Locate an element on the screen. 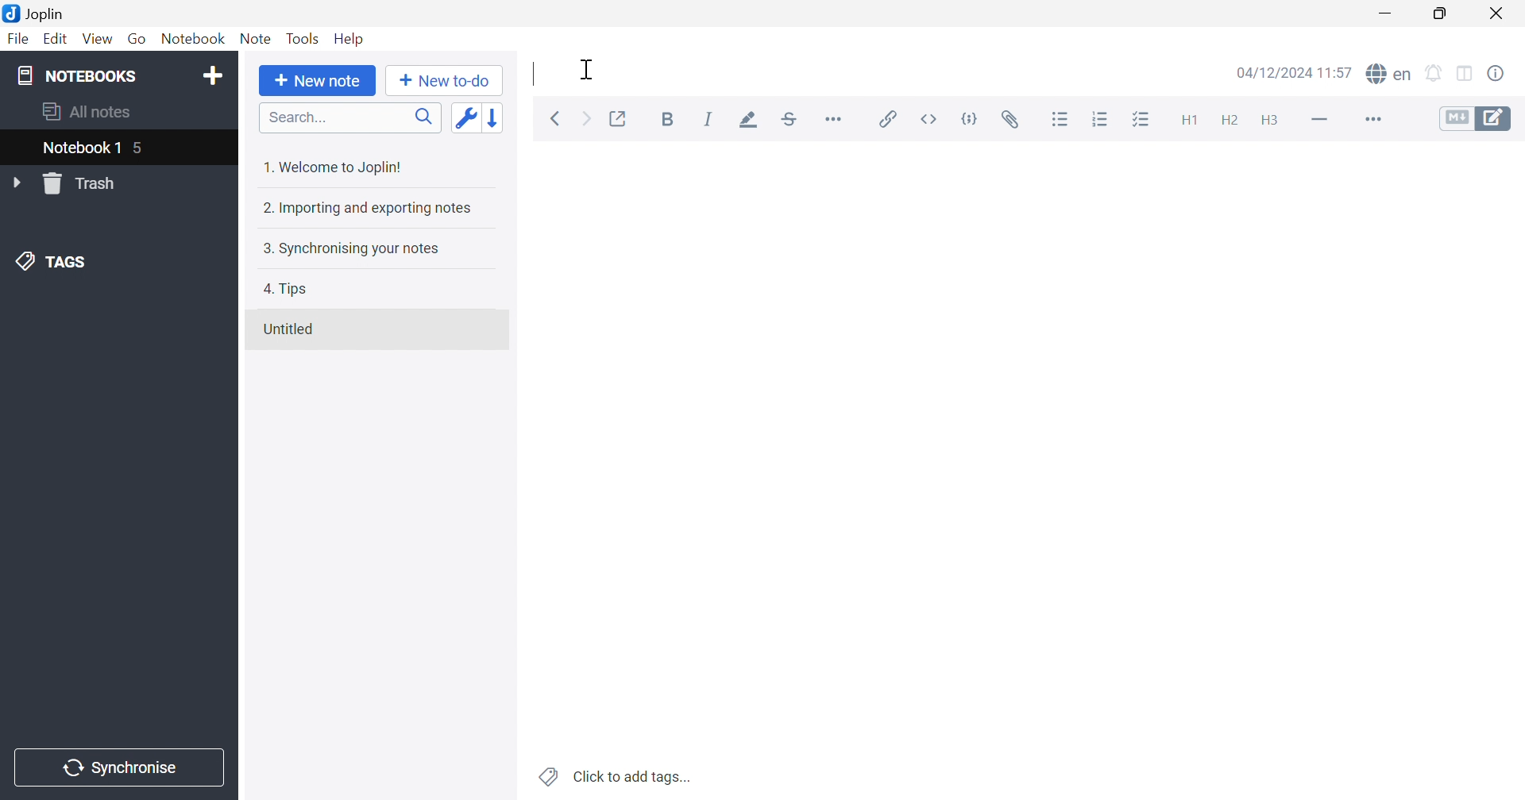  Checkbox list is located at coordinates (1145, 119).